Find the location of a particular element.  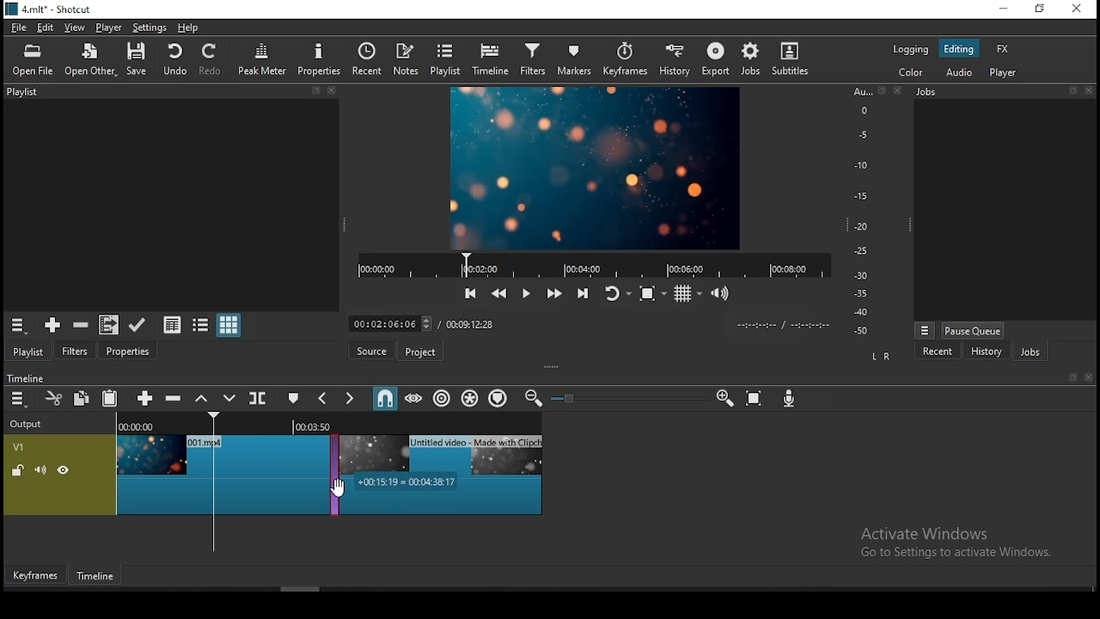

output is located at coordinates (28, 425).